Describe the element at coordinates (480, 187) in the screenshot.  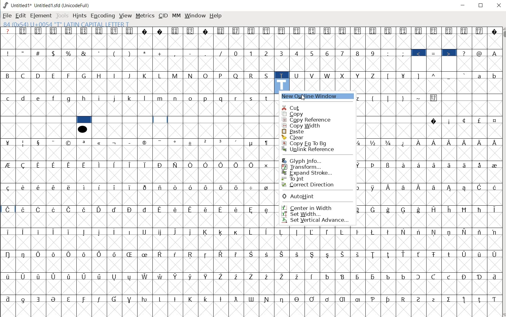
I see `Symbol` at that location.